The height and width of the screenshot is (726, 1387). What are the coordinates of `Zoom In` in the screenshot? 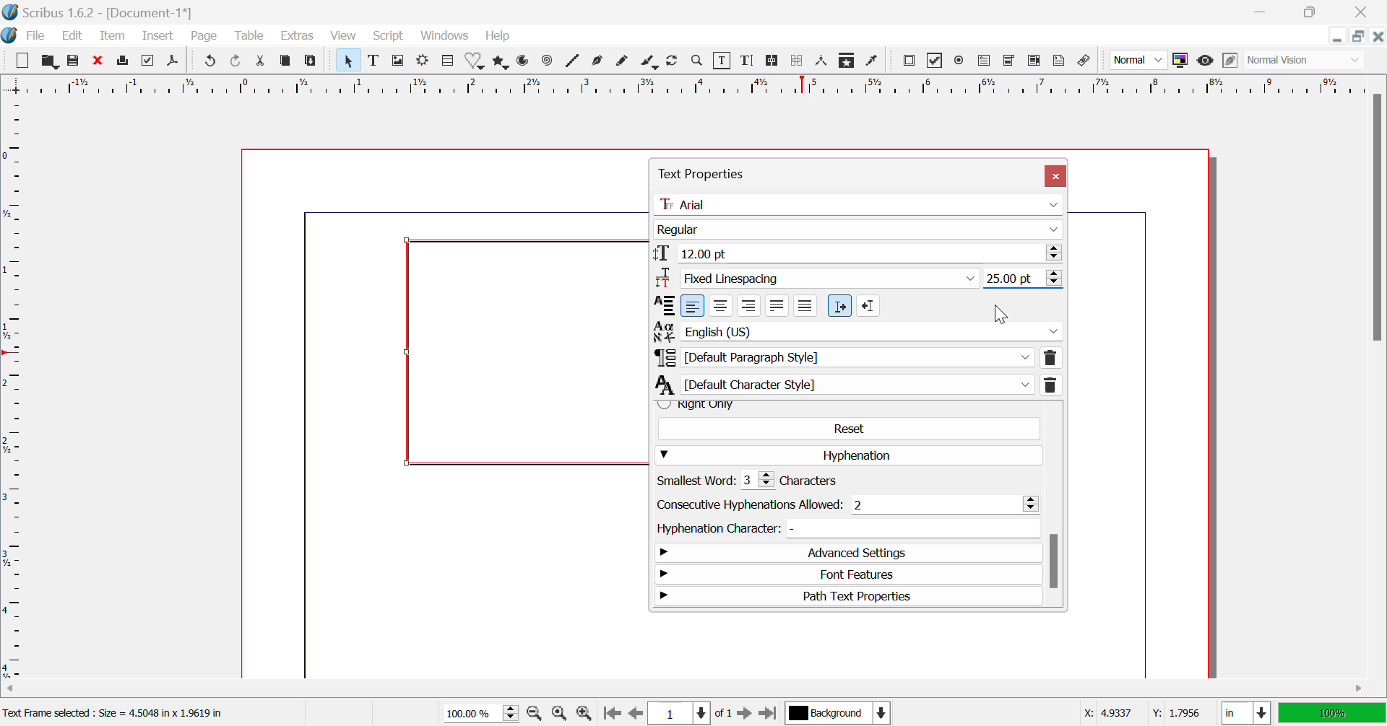 It's located at (584, 714).